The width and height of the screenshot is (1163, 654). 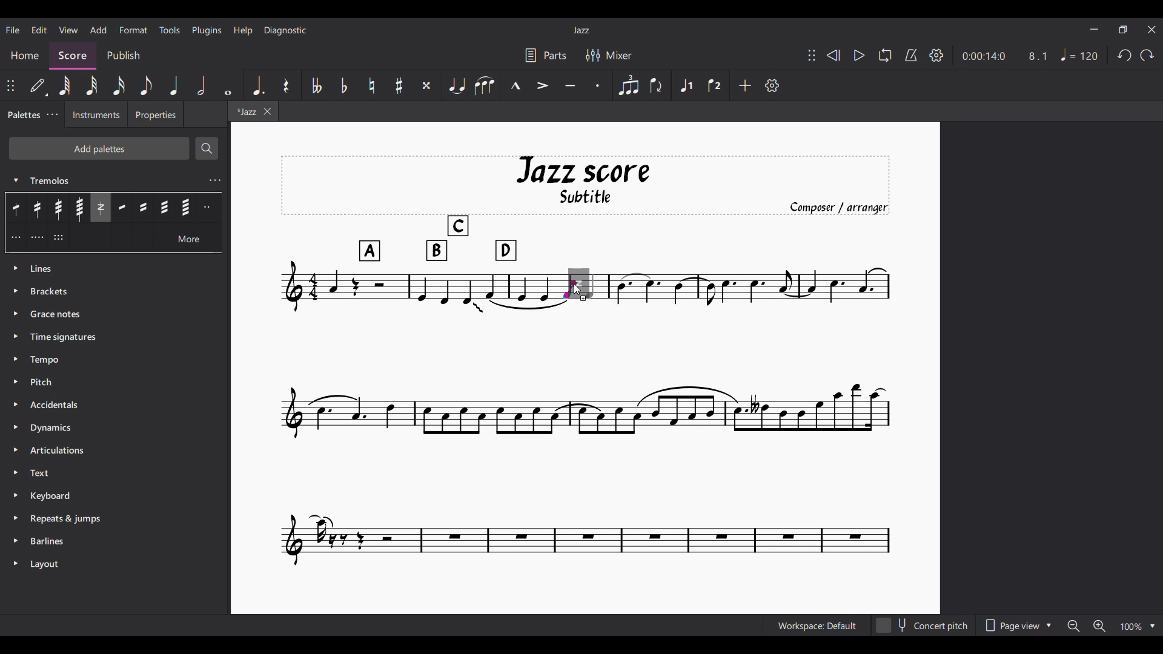 I want to click on Indicates point of contact, so click(x=569, y=289).